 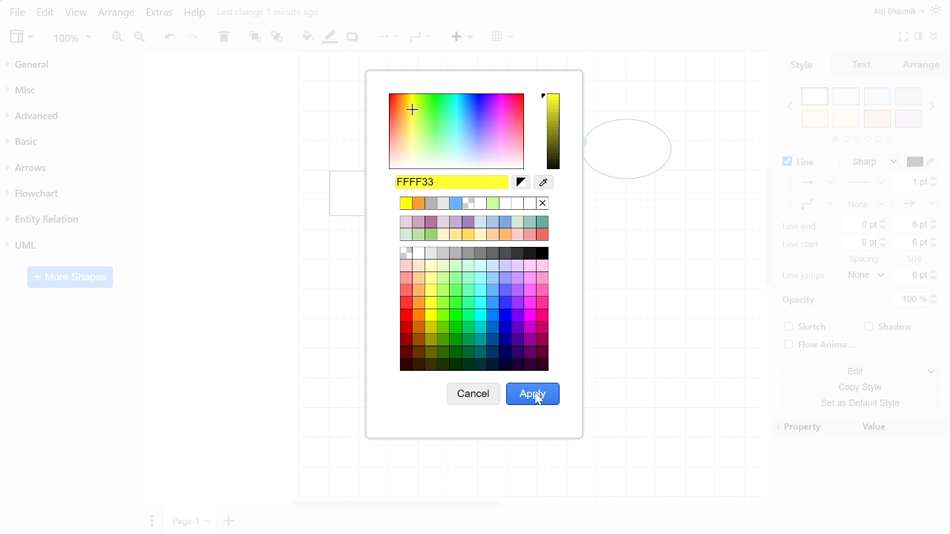 I want to click on Color spectrum, so click(x=456, y=131).